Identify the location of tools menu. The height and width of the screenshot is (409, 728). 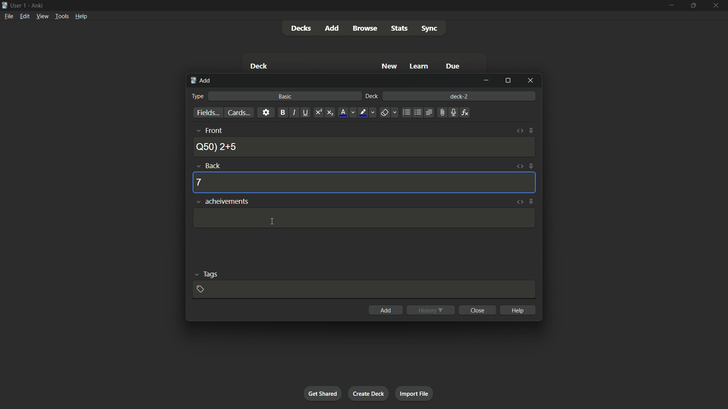
(62, 16).